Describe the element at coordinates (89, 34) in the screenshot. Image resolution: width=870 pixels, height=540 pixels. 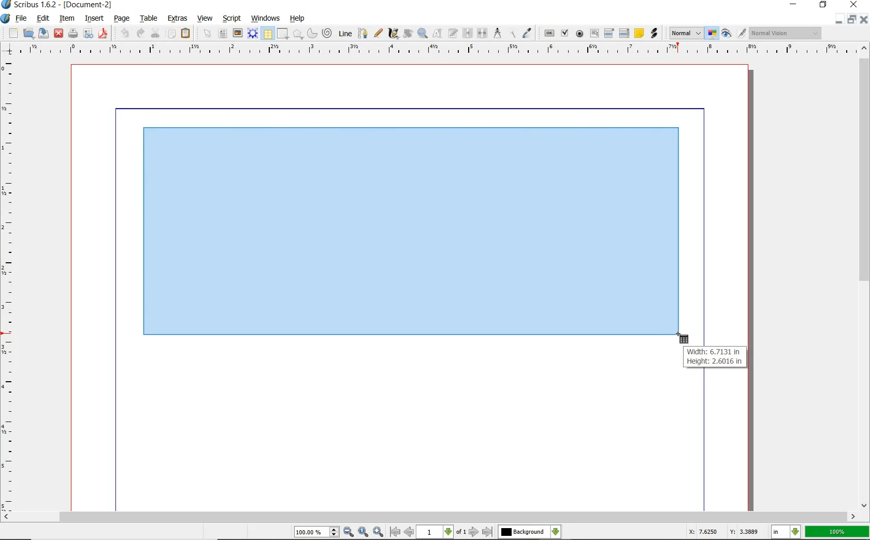
I see `preflight verifier` at that location.